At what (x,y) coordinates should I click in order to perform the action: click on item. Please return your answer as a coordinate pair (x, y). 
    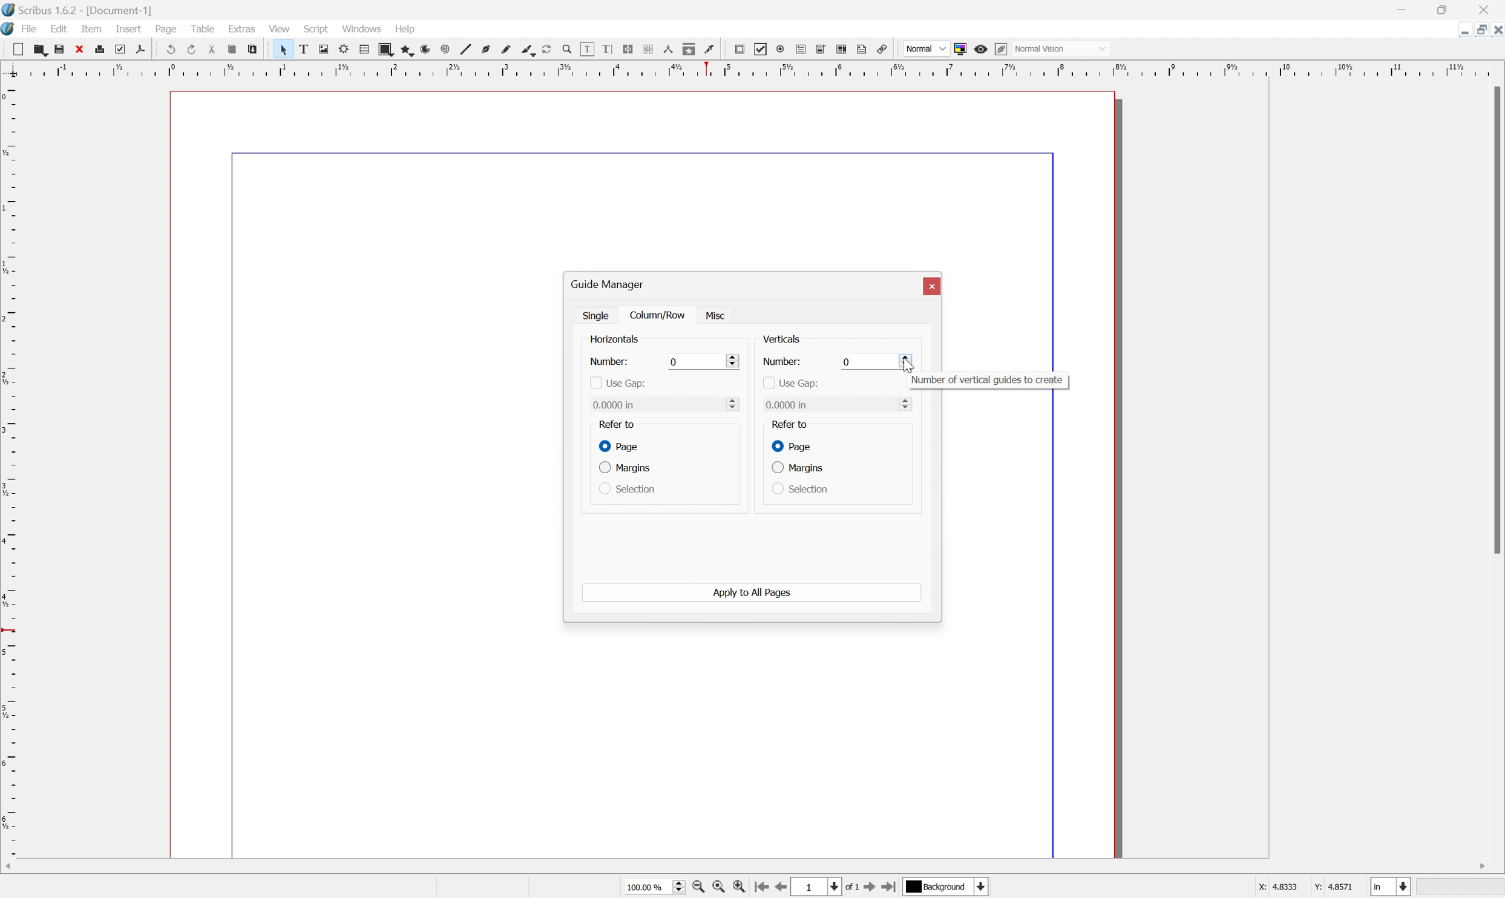
    Looking at the image, I should click on (90, 29).